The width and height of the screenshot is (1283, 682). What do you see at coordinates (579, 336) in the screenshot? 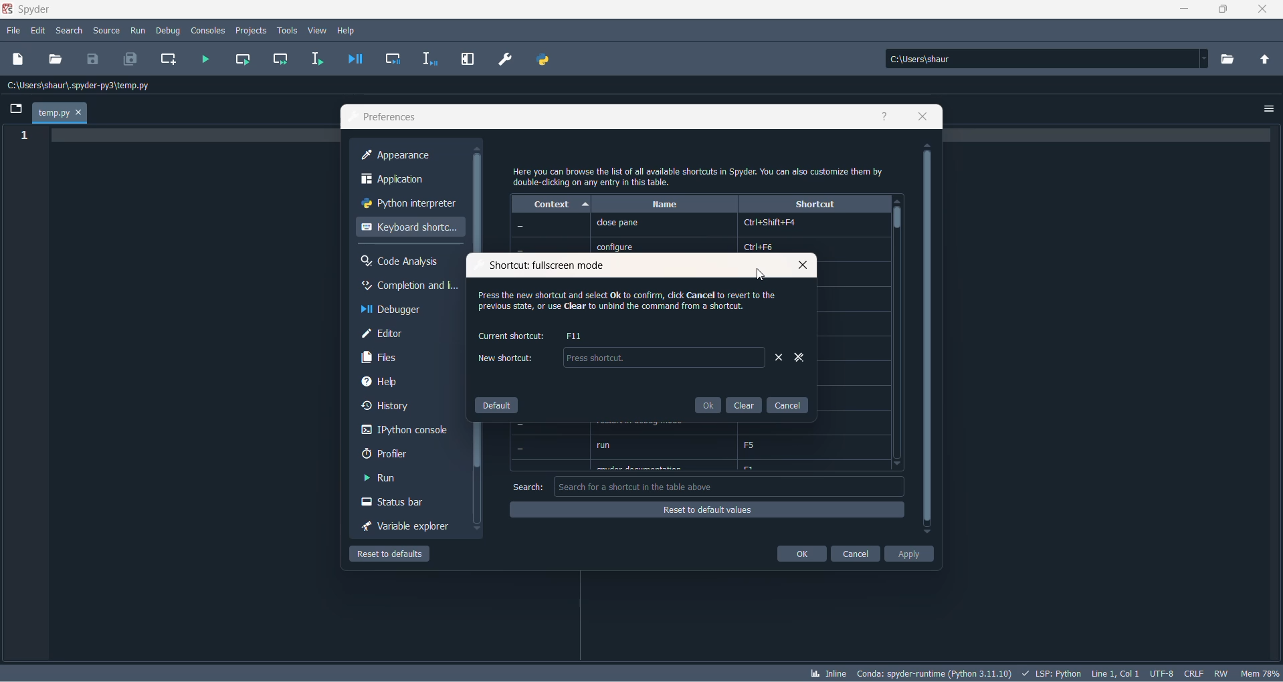
I see `F11` at bounding box center [579, 336].